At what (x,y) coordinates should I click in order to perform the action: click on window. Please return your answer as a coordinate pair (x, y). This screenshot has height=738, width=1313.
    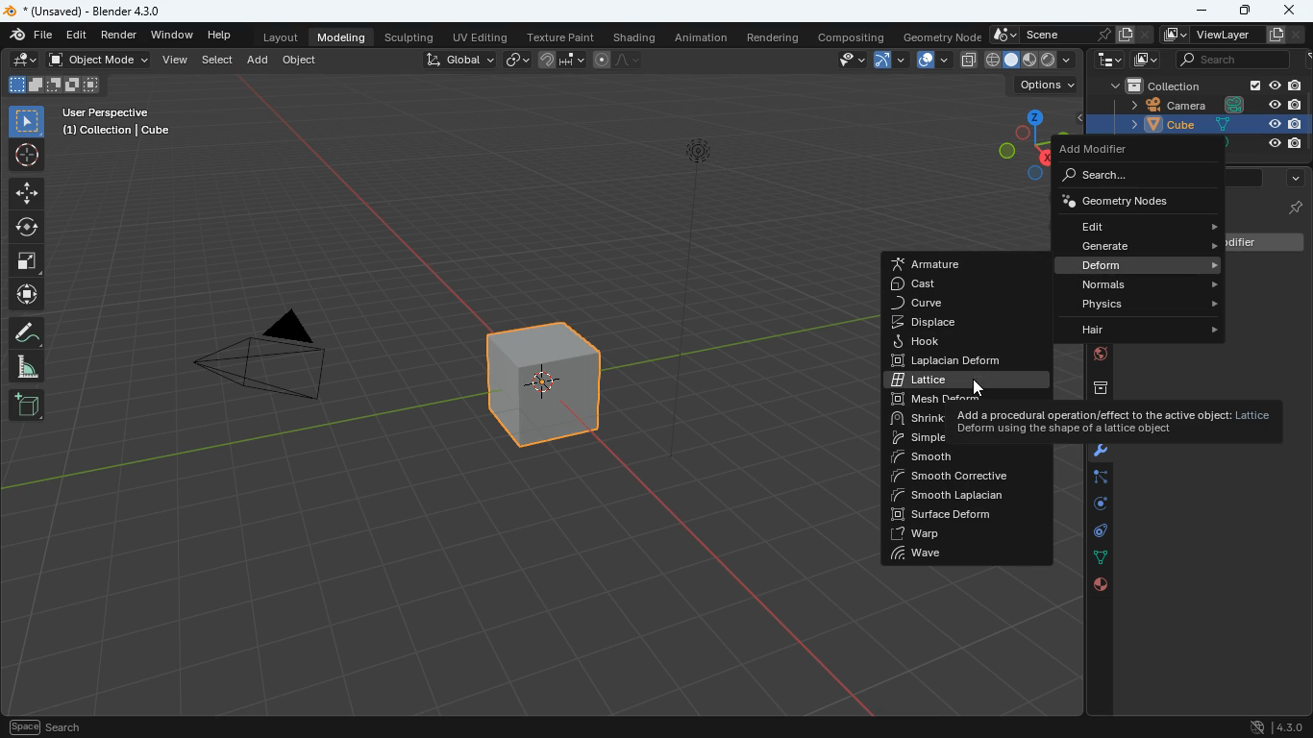
    Looking at the image, I should click on (173, 35).